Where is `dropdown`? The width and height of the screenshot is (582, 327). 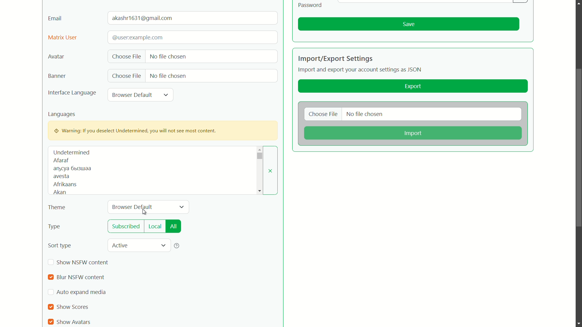
dropdown is located at coordinates (163, 246).